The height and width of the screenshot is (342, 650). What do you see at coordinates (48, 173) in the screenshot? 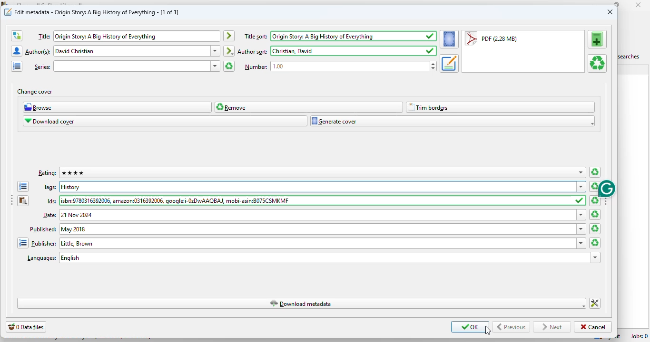
I see `text` at bounding box center [48, 173].